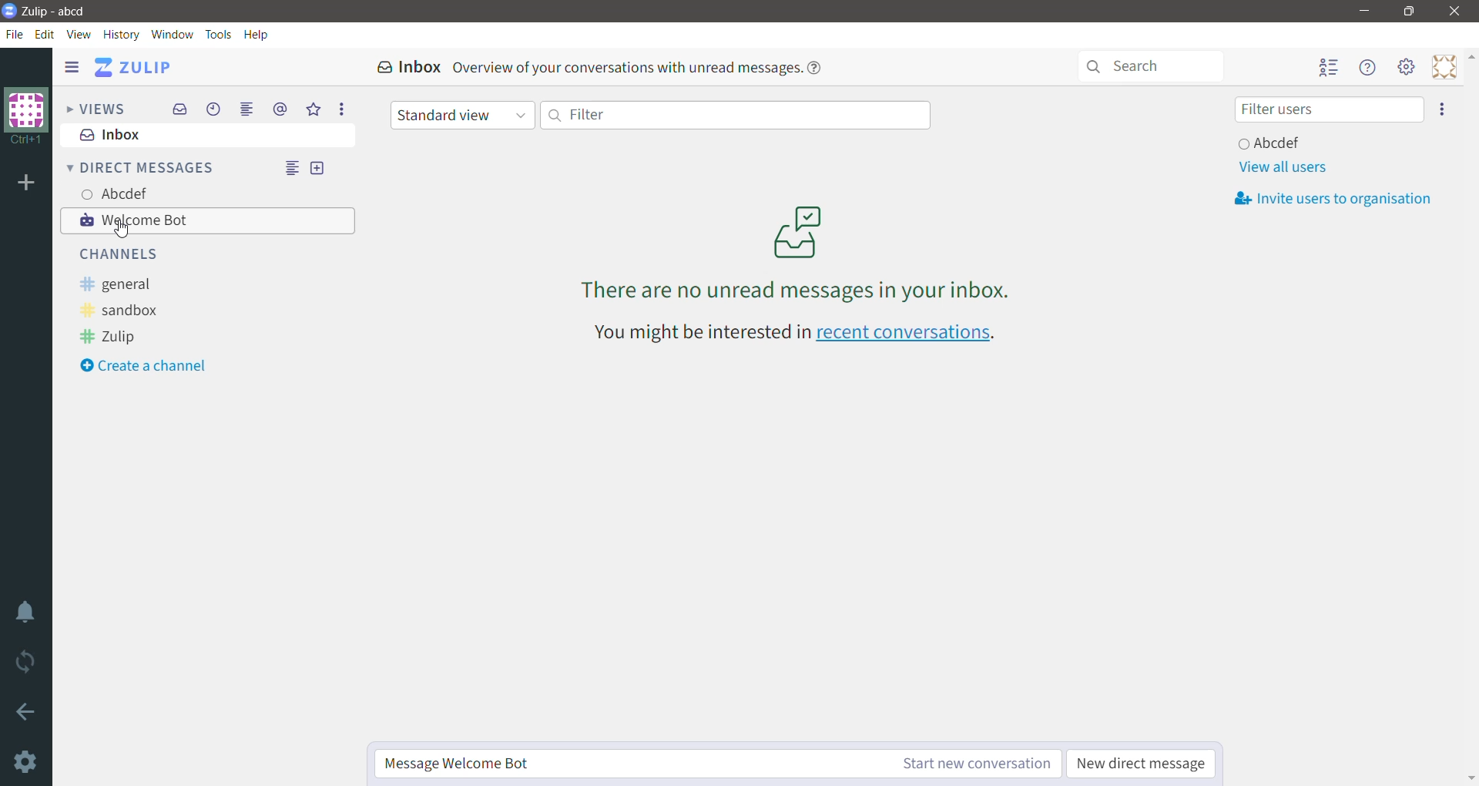 The height and width of the screenshot is (786, 1479). Describe the element at coordinates (112, 254) in the screenshot. I see `Channels` at that location.